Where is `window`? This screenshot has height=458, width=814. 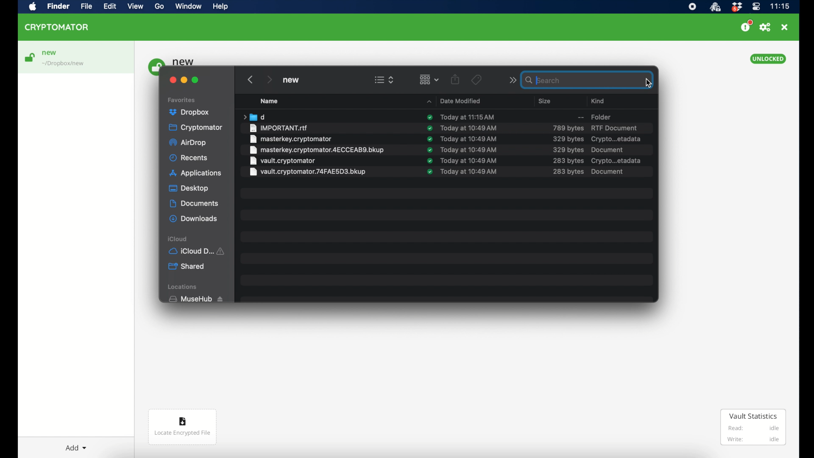
window is located at coordinates (188, 6).